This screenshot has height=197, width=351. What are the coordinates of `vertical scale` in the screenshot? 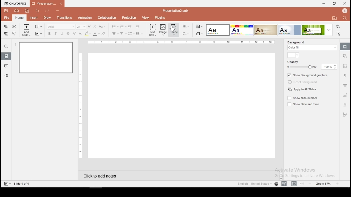 It's located at (81, 105).